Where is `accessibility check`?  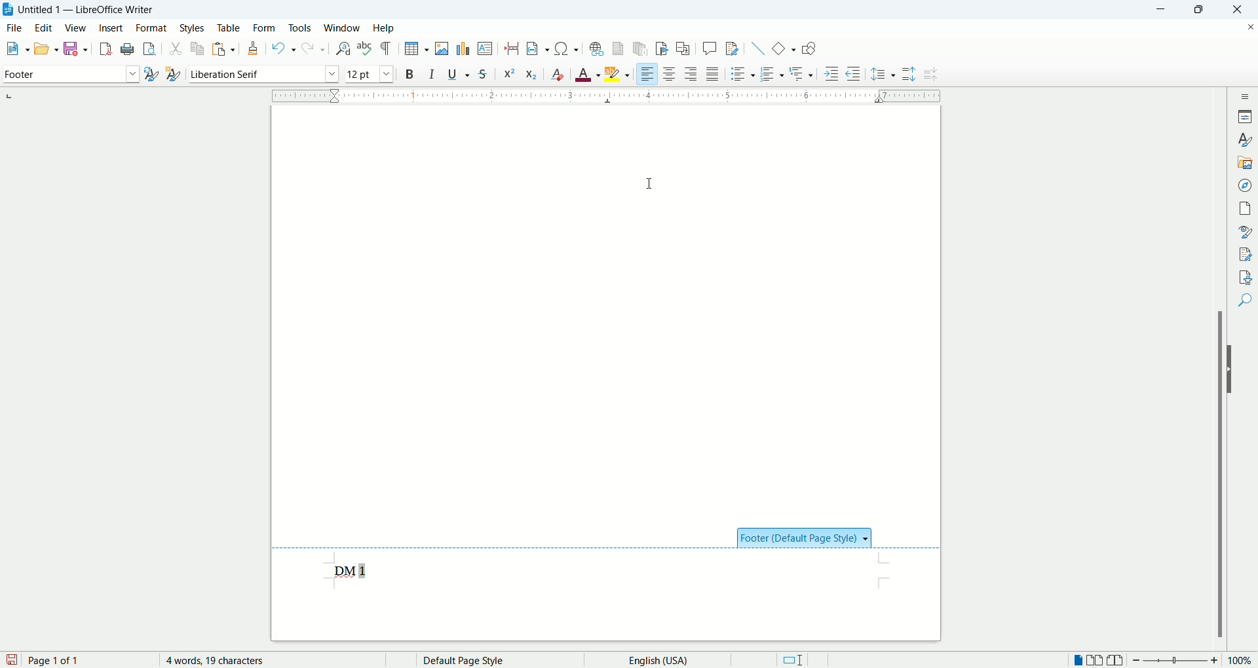
accessibility check is located at coordinates (1246, 276).